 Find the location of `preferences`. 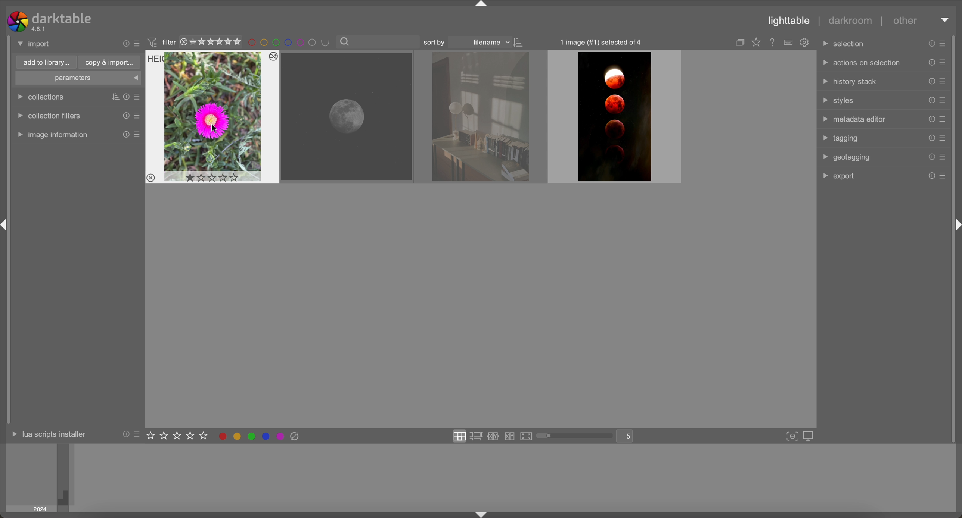

preferences is located at coordinates (806, 43).